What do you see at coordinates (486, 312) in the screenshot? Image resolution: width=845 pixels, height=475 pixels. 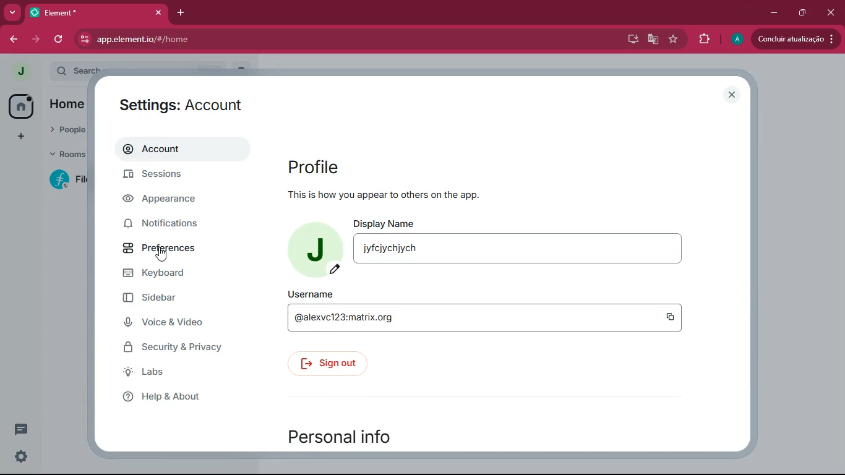 I see `username @alexvc123:matrix.org` at bounding box center [486, 312].